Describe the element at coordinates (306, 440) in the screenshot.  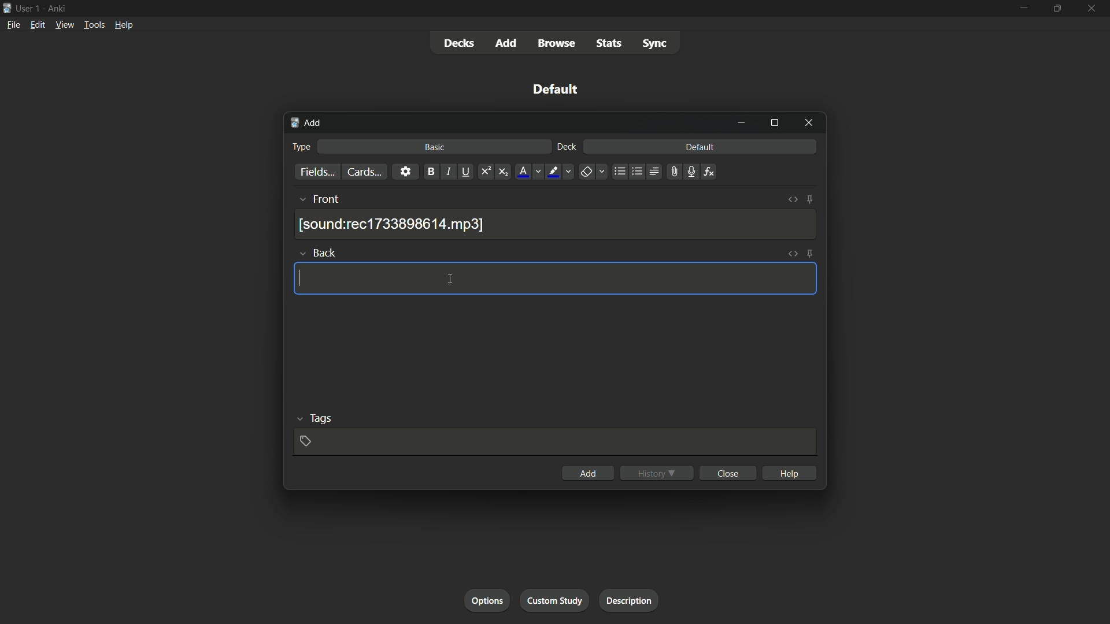
I see `add tag` at that location.